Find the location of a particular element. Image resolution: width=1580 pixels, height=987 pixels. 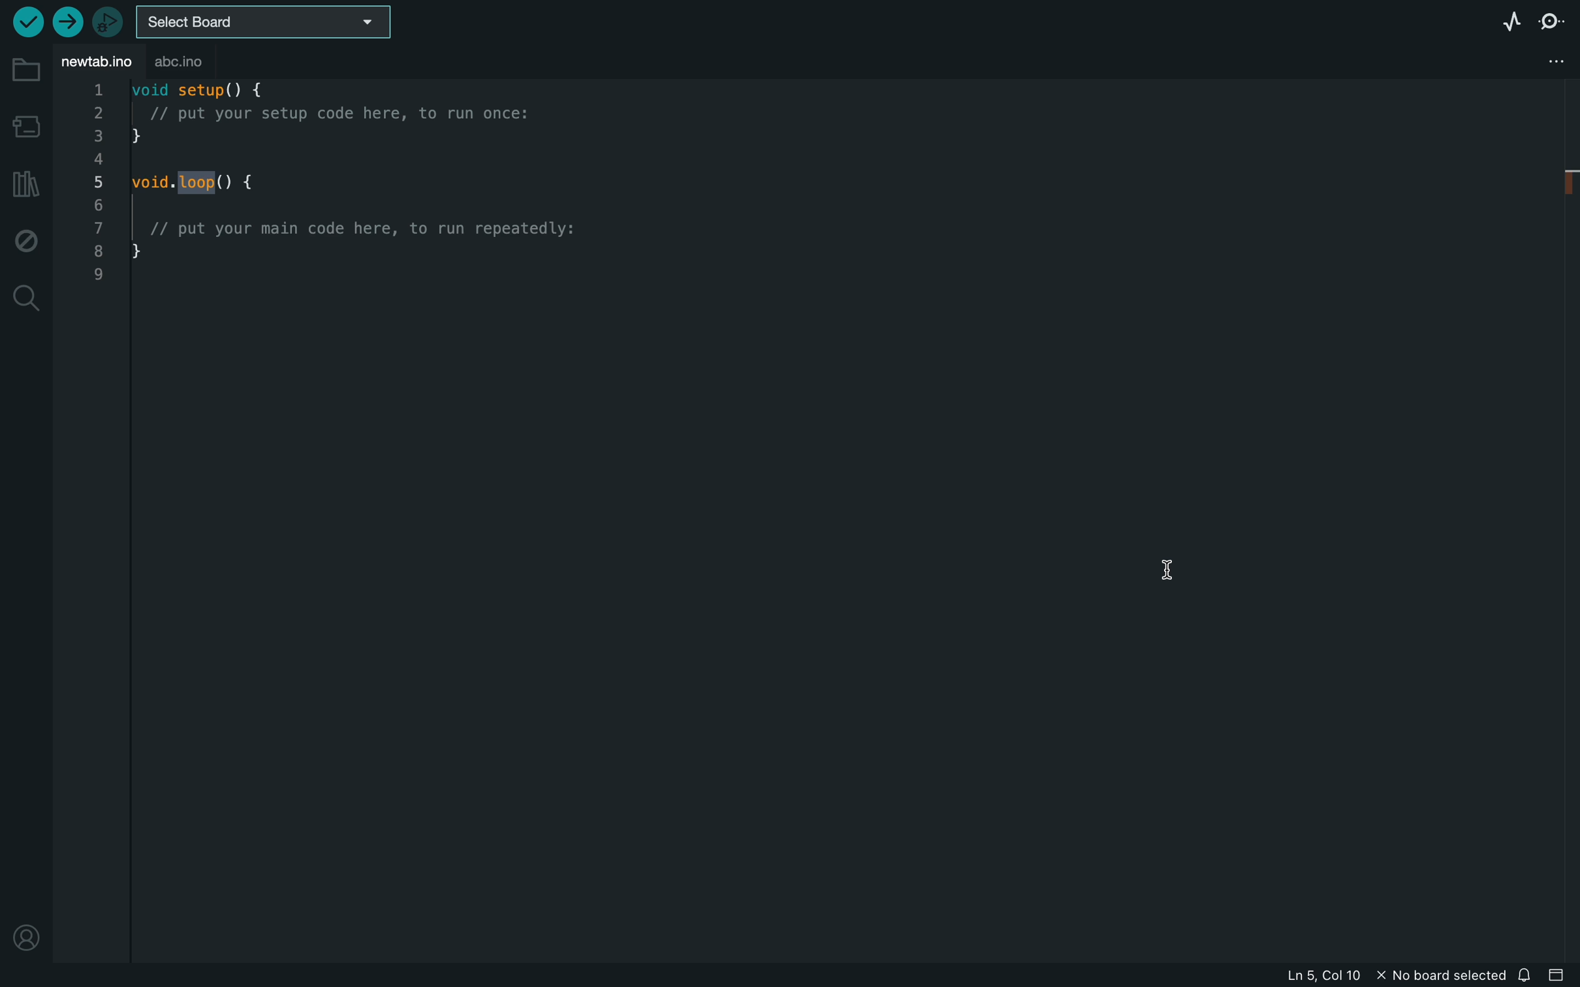

library manager is located at coordinates (23, 183).